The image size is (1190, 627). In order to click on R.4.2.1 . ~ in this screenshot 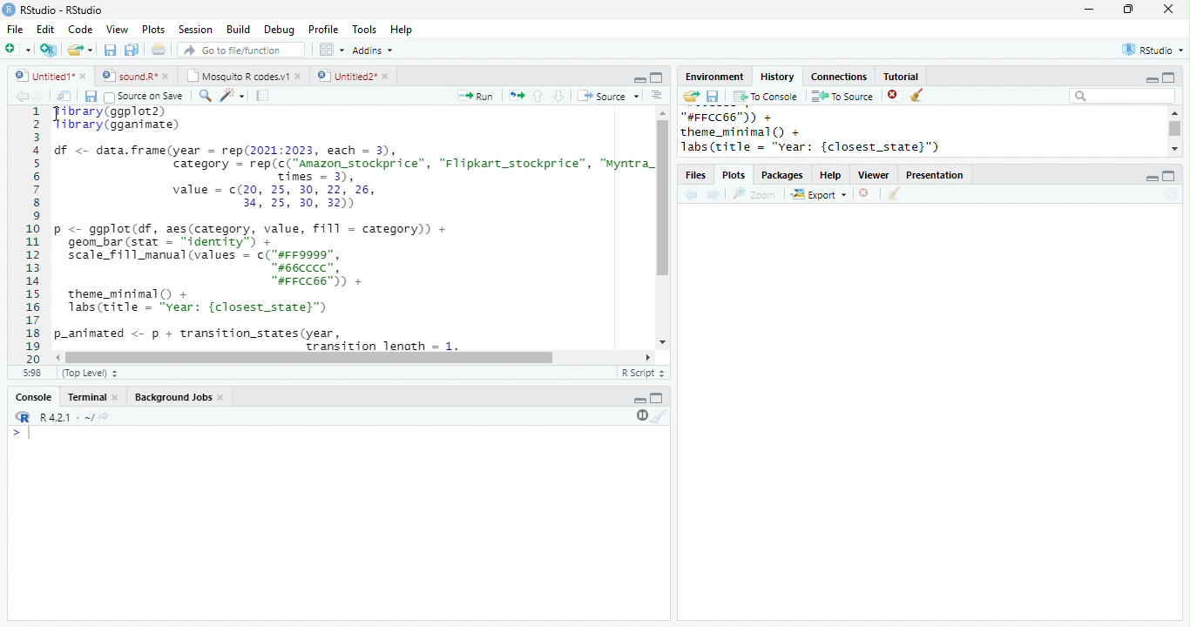, I will do `click(65, 416)`.